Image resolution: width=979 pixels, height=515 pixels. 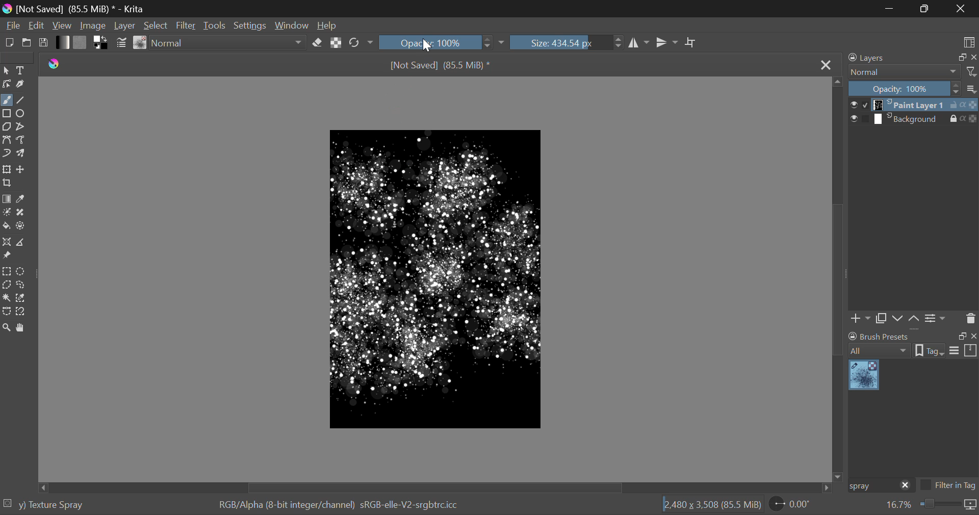 I want to click on Settings, so click(x=937, y=319).